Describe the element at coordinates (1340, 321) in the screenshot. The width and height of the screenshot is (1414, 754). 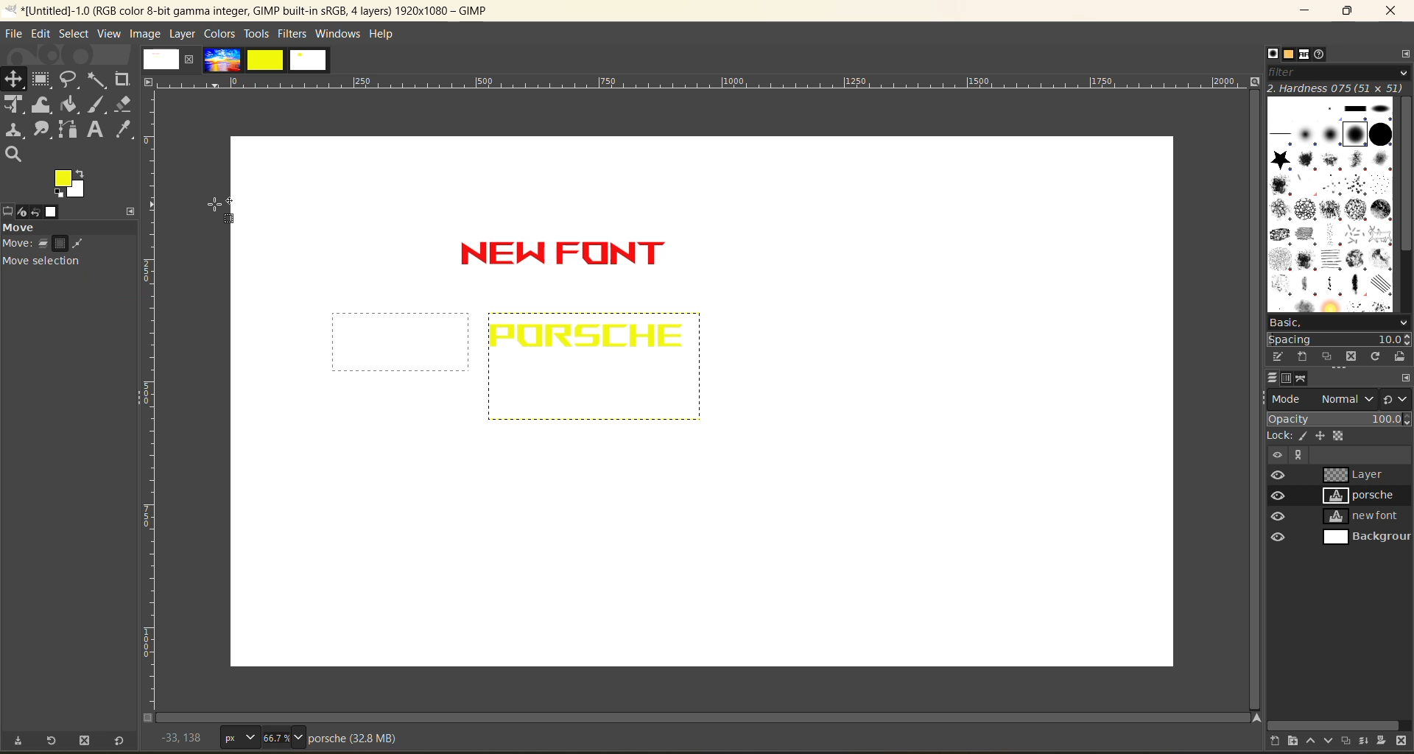
I see `basic` at that location.